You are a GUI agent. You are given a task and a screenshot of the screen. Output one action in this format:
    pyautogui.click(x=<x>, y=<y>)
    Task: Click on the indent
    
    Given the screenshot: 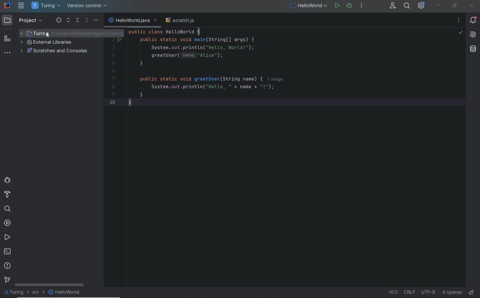 What is the action you would take?
    pyautogui.click(x=451, y=293)
    